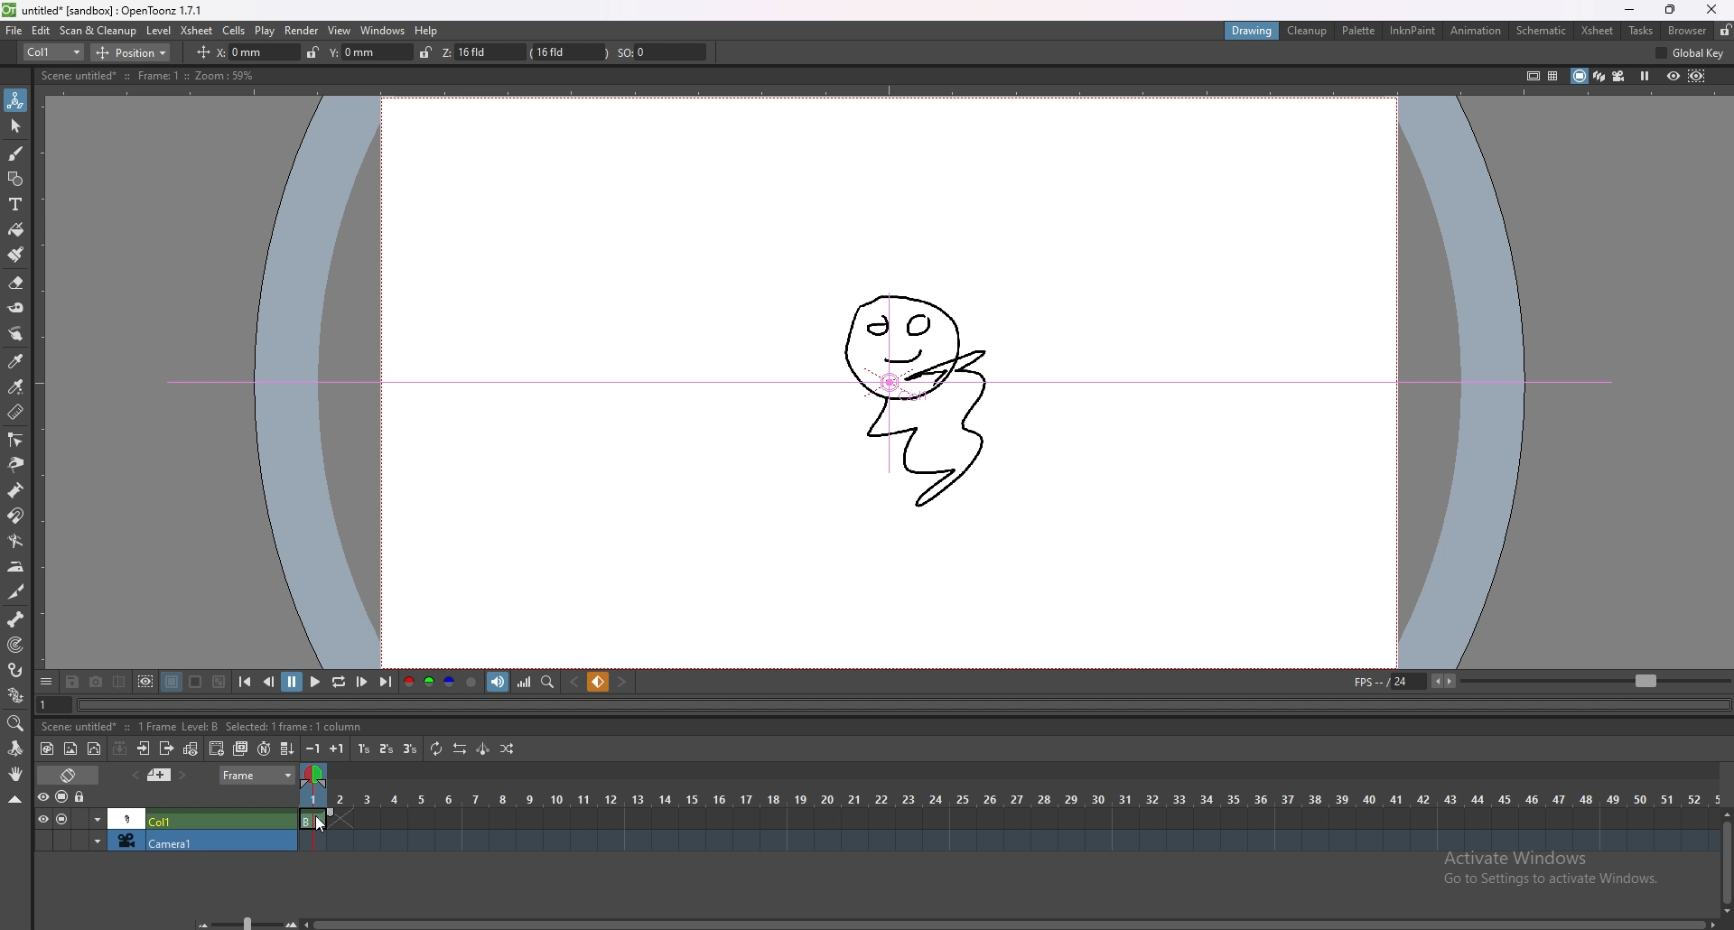  Describe the element at coordinates (75, 681) in the screenshot. I see `save` at that location.